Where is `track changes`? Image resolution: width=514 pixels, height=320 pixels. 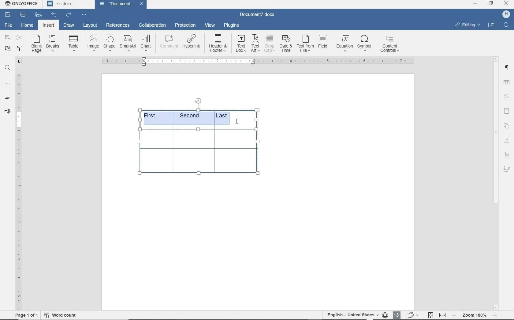
track changes is located at coordinates (414, 314).